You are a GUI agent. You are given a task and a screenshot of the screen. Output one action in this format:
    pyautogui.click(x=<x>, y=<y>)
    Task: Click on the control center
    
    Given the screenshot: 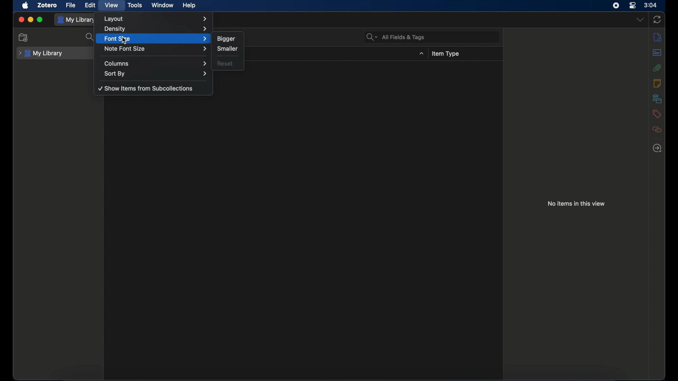 What is the action you would take?
    pyautogui.click(x=633, y=5)
    